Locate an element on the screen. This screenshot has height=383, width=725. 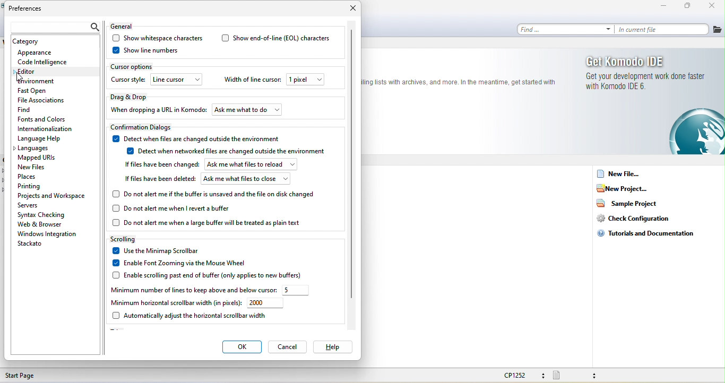
languages is located at coordinates (42, 149).